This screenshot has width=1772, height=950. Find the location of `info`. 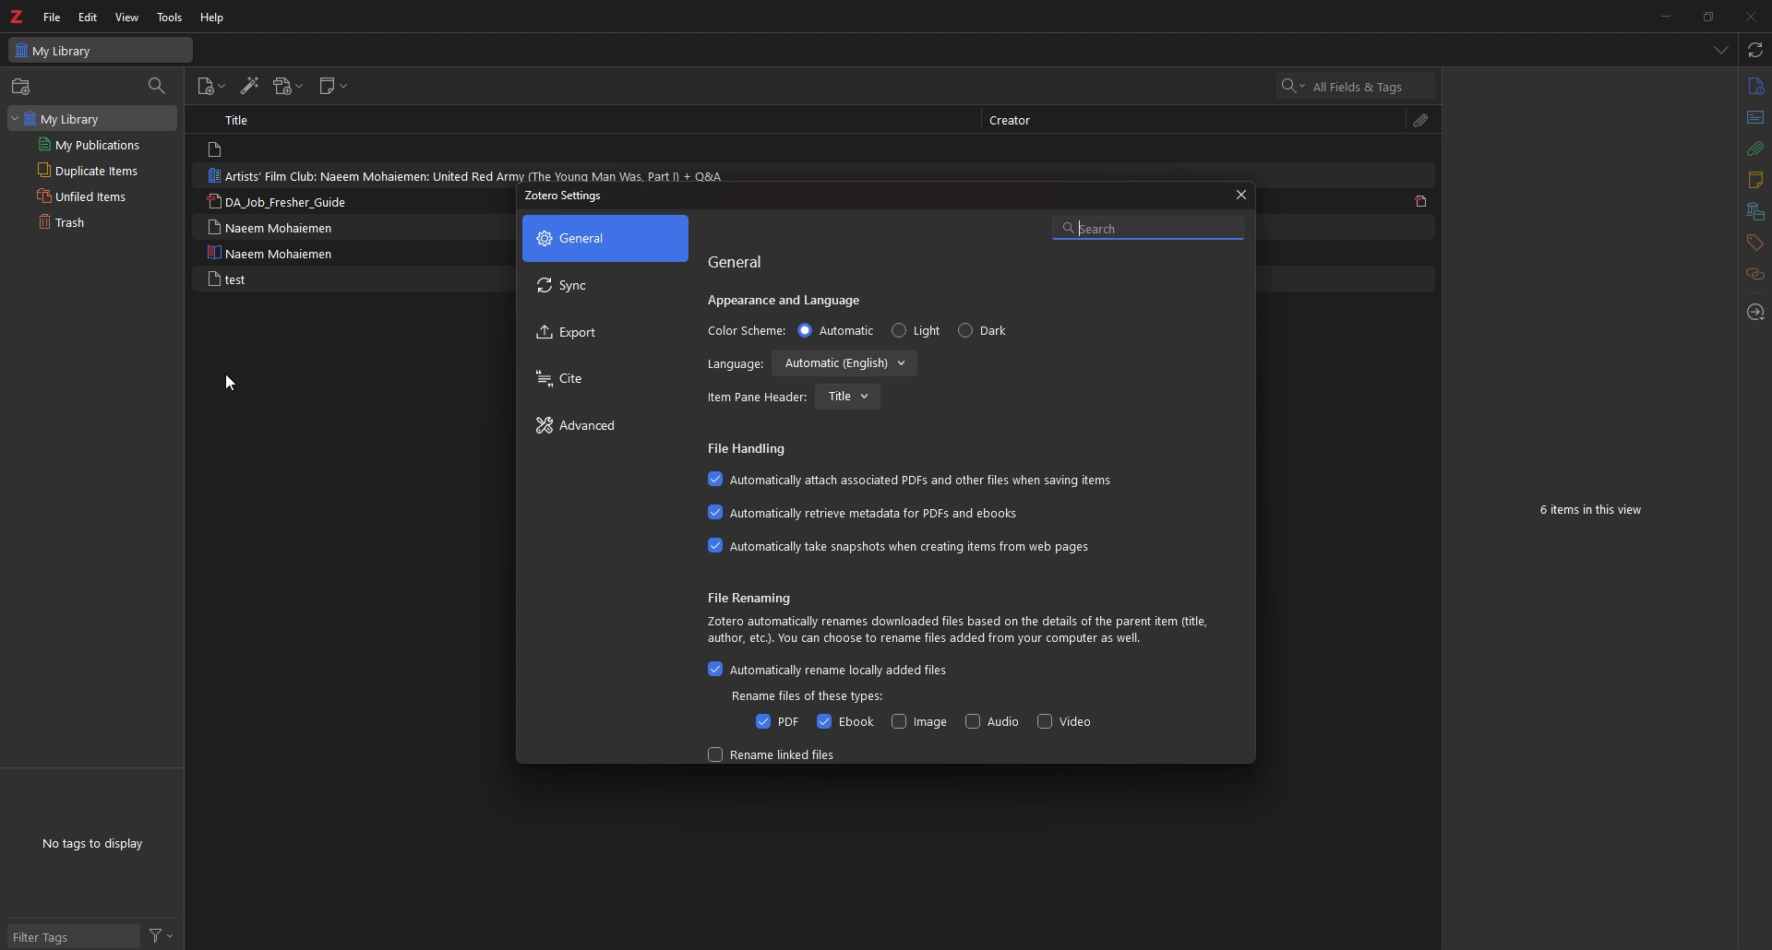

info is located at coordinates (1754, 87).